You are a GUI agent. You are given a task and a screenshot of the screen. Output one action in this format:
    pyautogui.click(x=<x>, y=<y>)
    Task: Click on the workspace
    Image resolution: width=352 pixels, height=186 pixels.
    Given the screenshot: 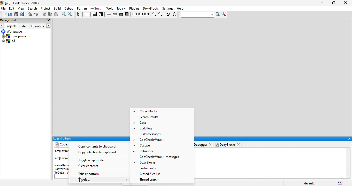 What is the action you would take?
    pyautogui.click(x=12, y=31)
    